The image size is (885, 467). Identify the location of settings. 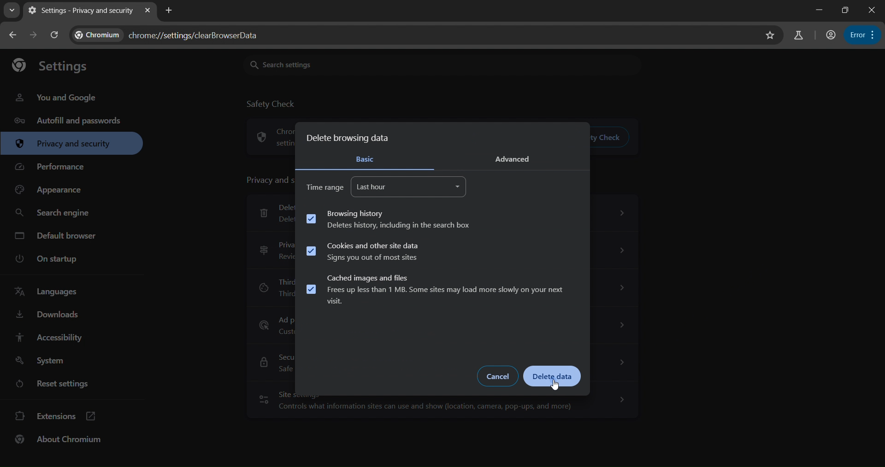
(56, 67).